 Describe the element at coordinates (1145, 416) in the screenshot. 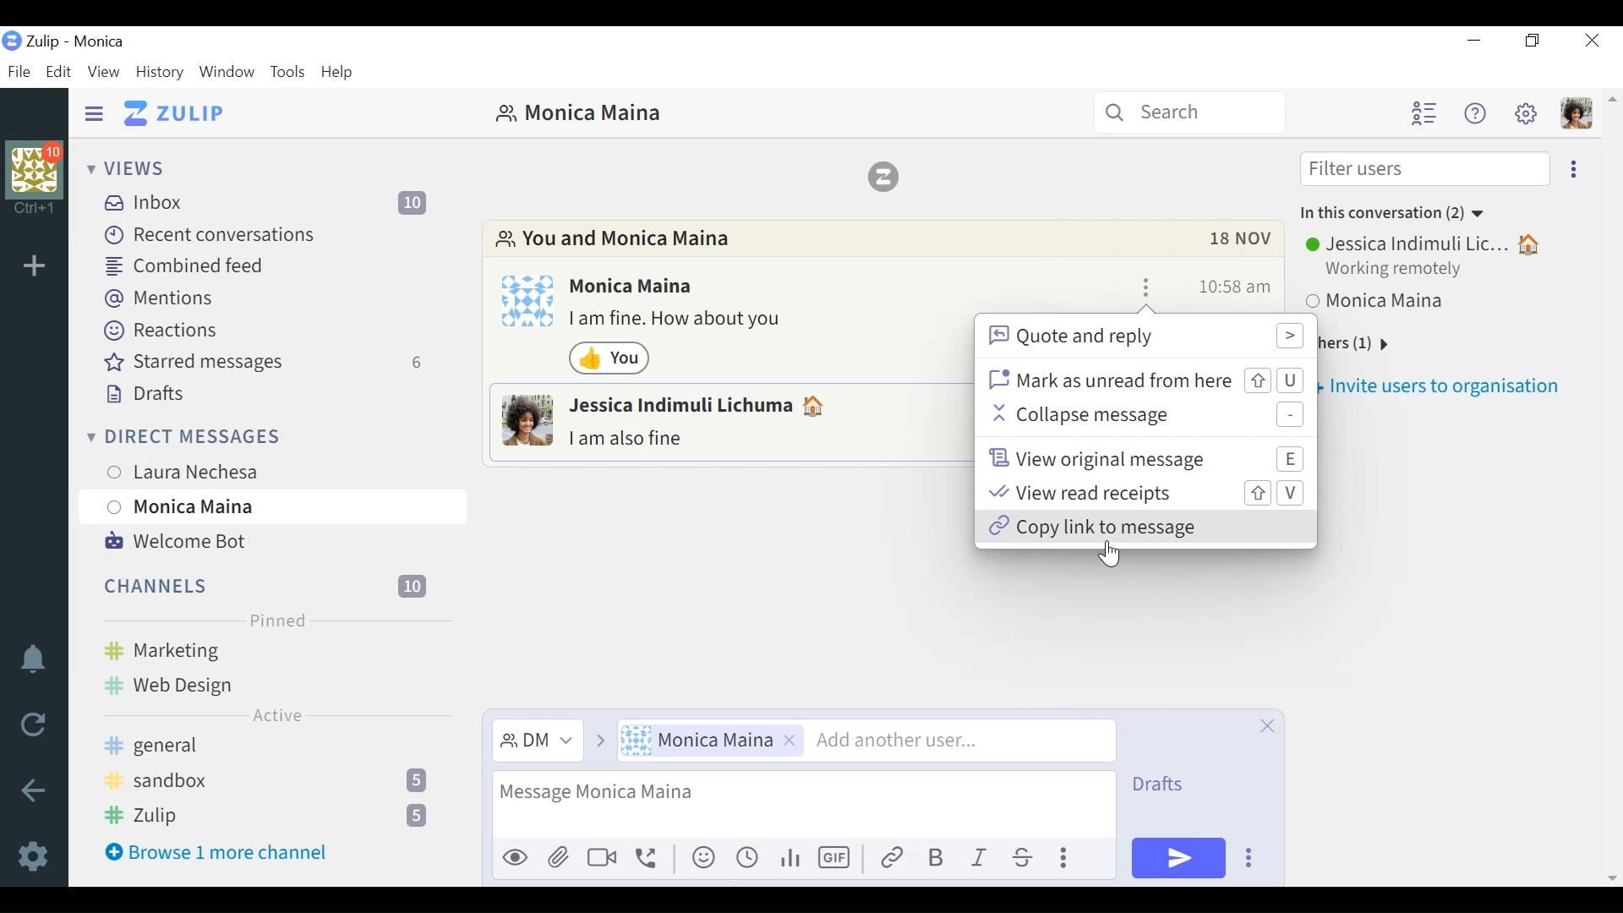

I see `Collapse message` at that location.